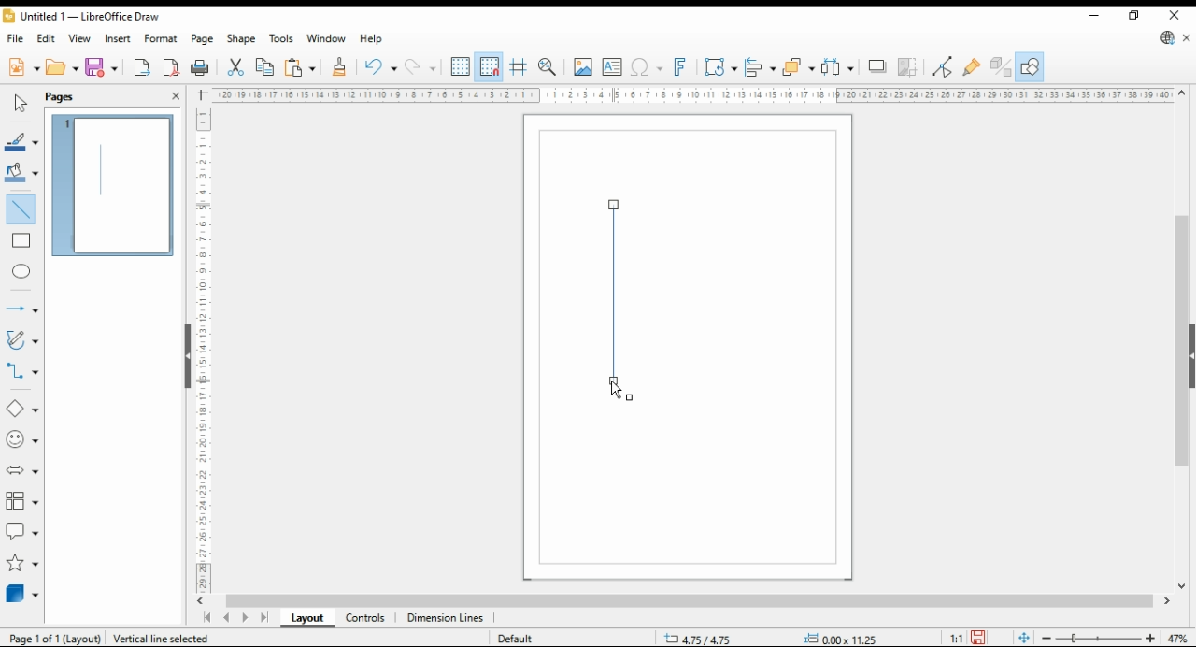 This screenshot has height=647, width=1196. I want to click on insert line, so click(21, 208).